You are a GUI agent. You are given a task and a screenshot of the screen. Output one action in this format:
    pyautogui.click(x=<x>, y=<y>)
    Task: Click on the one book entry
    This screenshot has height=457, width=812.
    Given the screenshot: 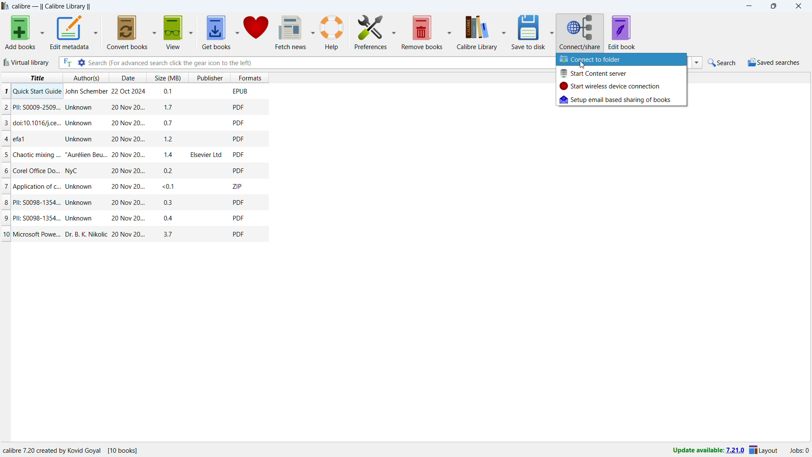 What is the action you would take?
    pyautogui.click(x=133, y=219)
    